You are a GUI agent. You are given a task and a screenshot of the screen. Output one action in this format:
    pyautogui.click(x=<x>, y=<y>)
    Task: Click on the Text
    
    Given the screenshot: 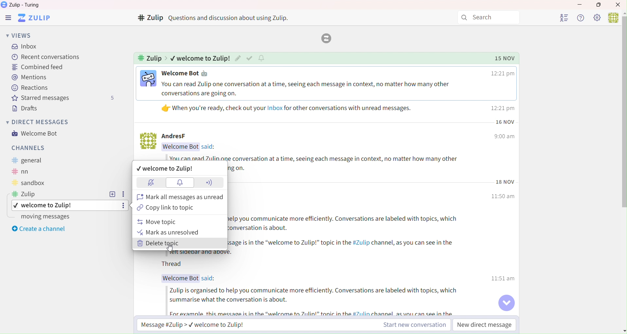 What is the action you would take?
    pyautogui.click(x=32, y=160)
    